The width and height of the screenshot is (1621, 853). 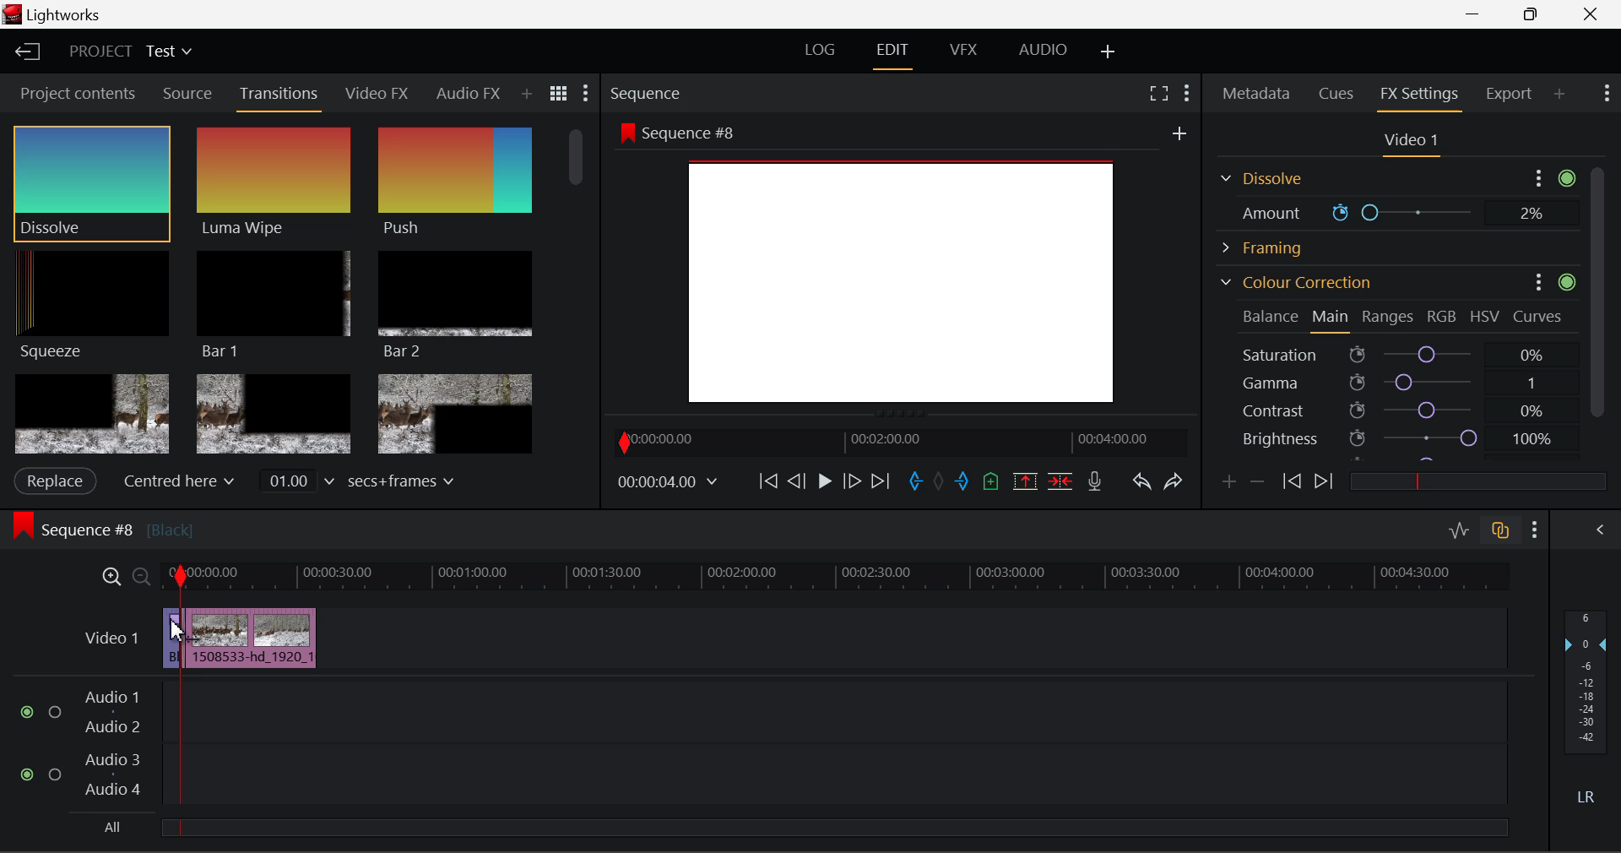 What do you see at coordinates (453, 415) in the screenshot?
I see `Box 3` at bounding box center [453, 415].